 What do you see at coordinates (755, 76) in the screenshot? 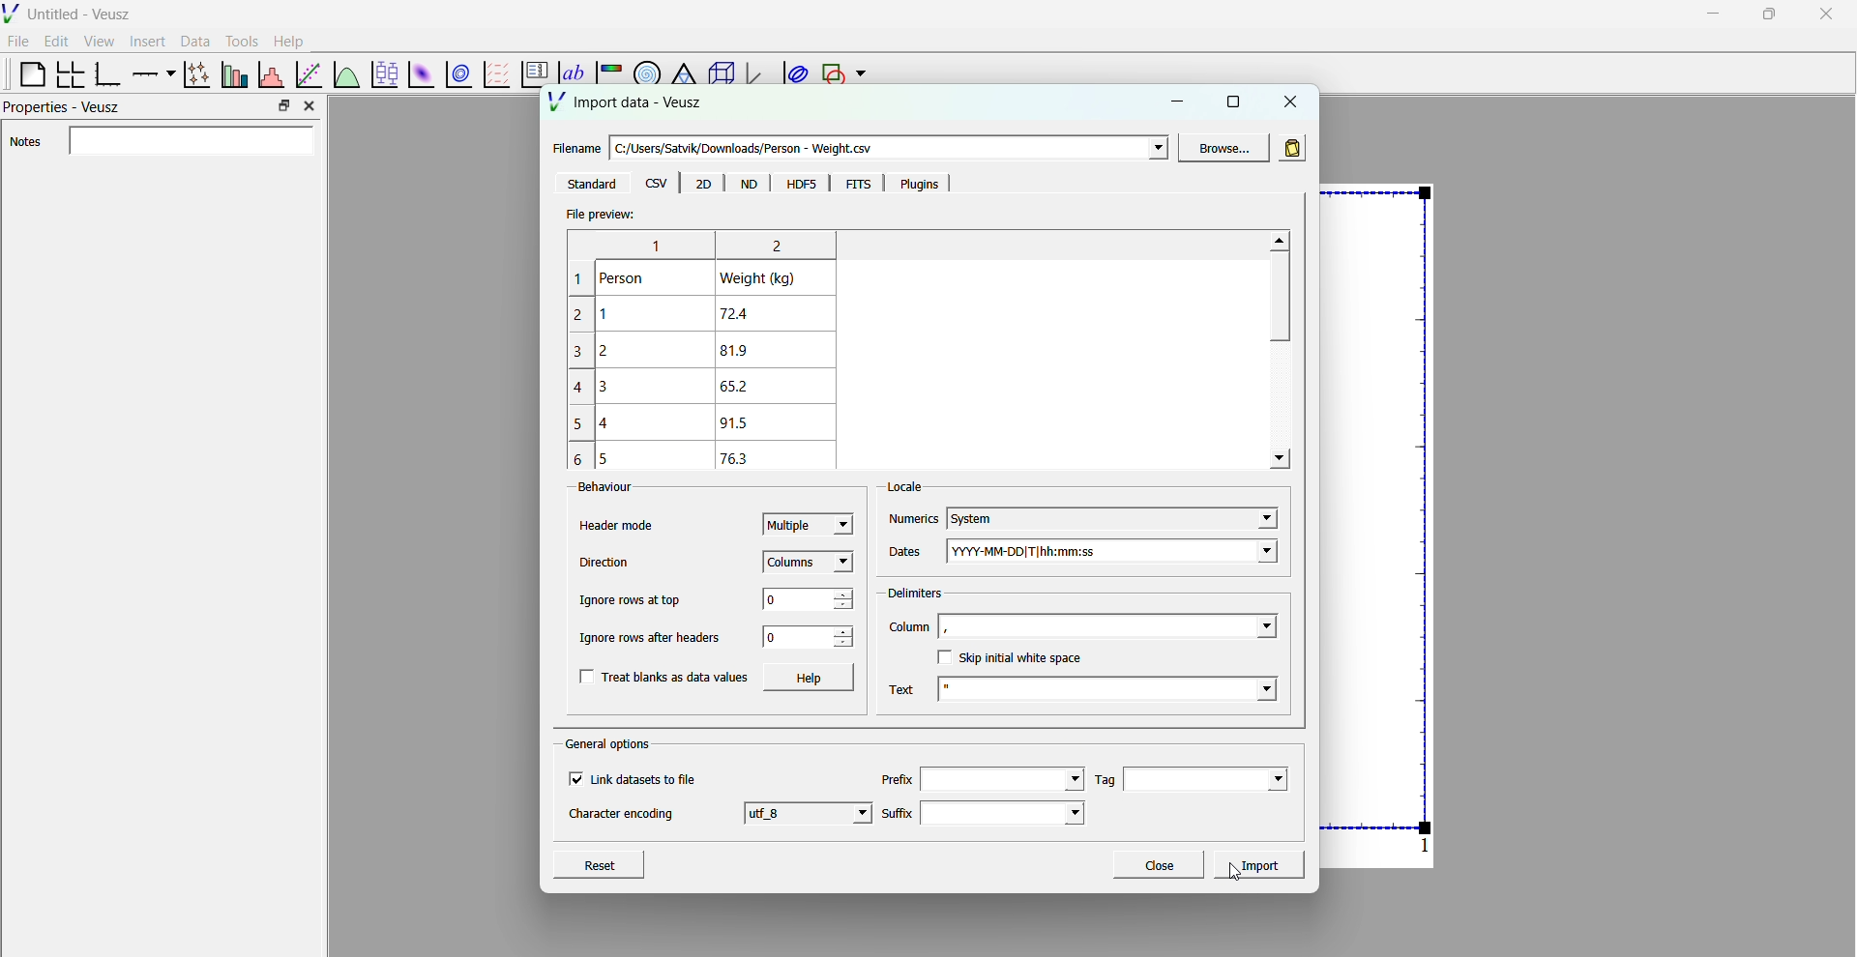
I see `3d graph` at bounding box center [755, 76].